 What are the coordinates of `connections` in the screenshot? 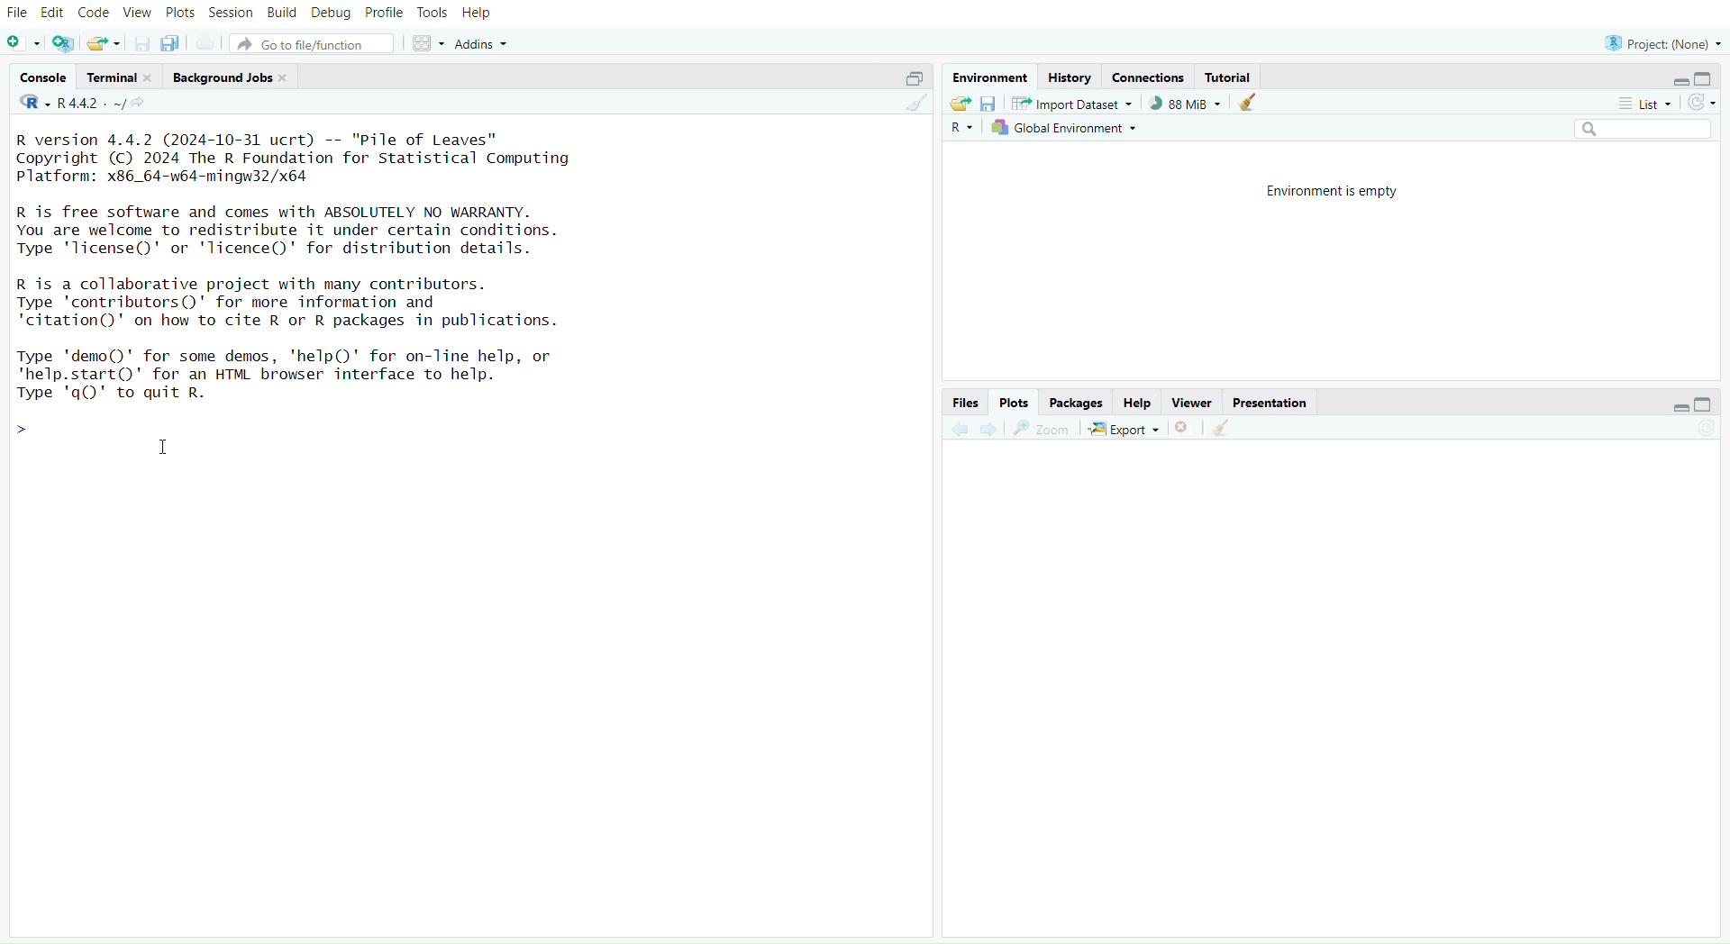 It's located at (1151, 79).